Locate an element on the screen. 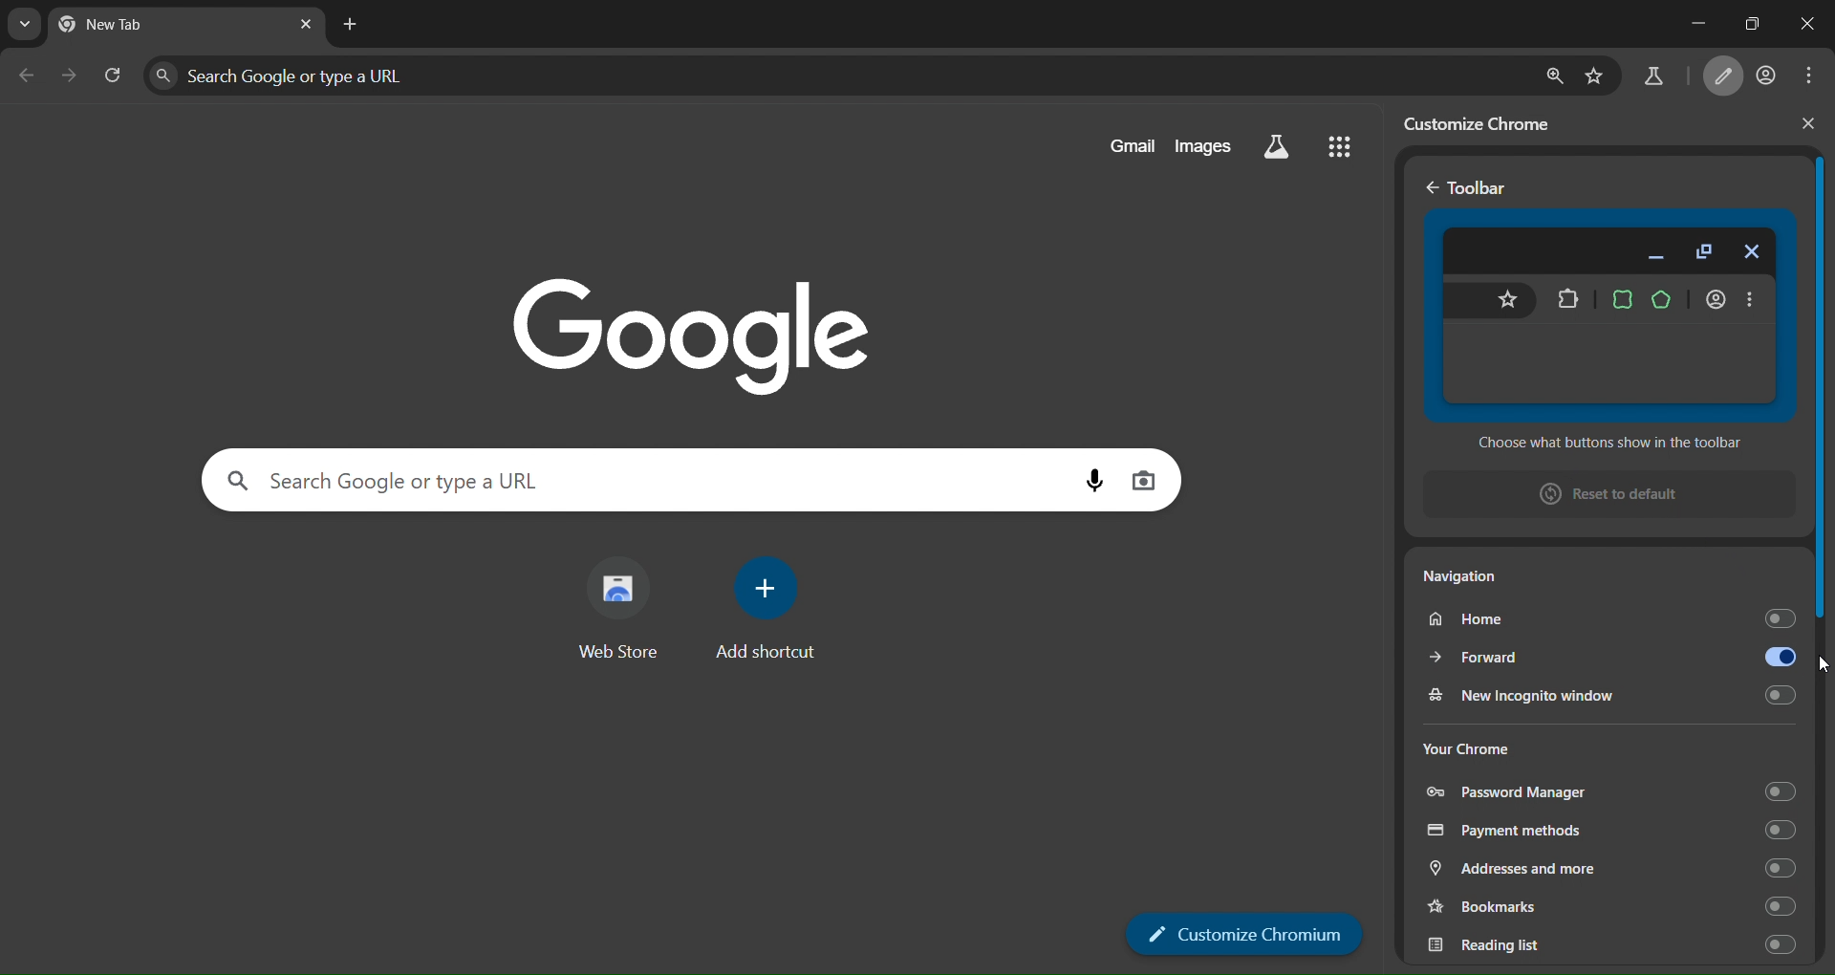  menu is located at coordinates (1814, 76).